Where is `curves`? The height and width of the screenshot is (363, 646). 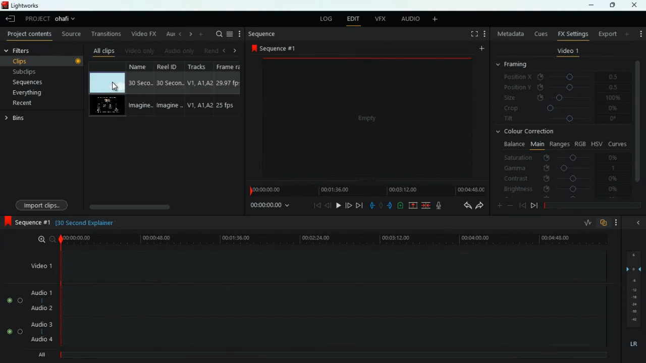 curves is located at coordinates (618, 144).